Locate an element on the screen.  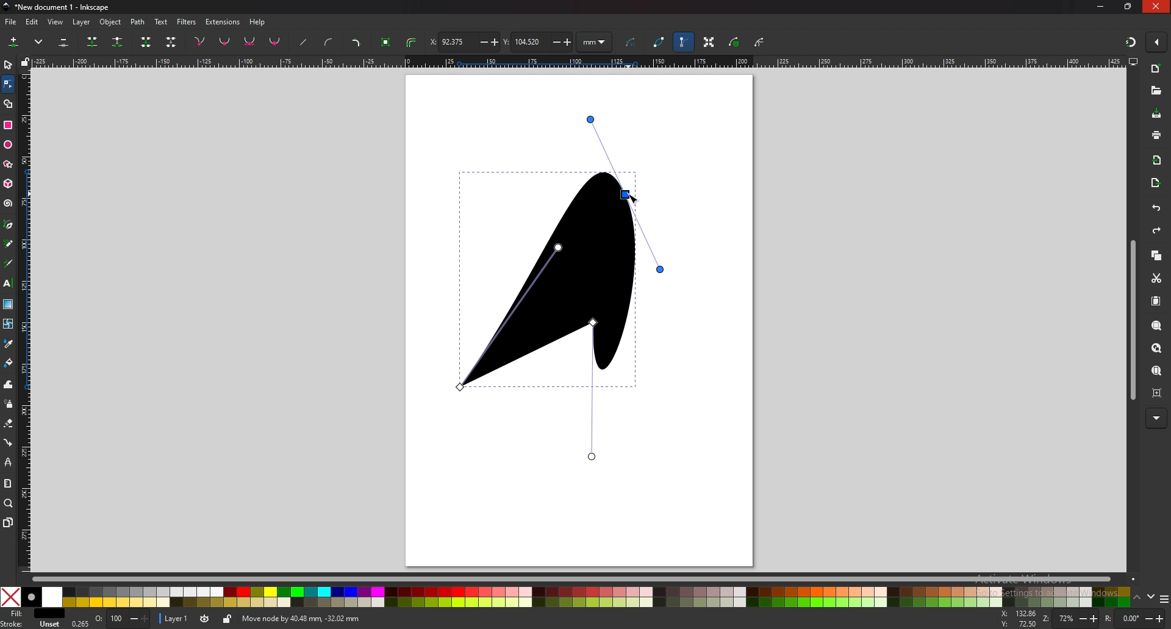
horizontal scale is located at coordinates (576, 61).